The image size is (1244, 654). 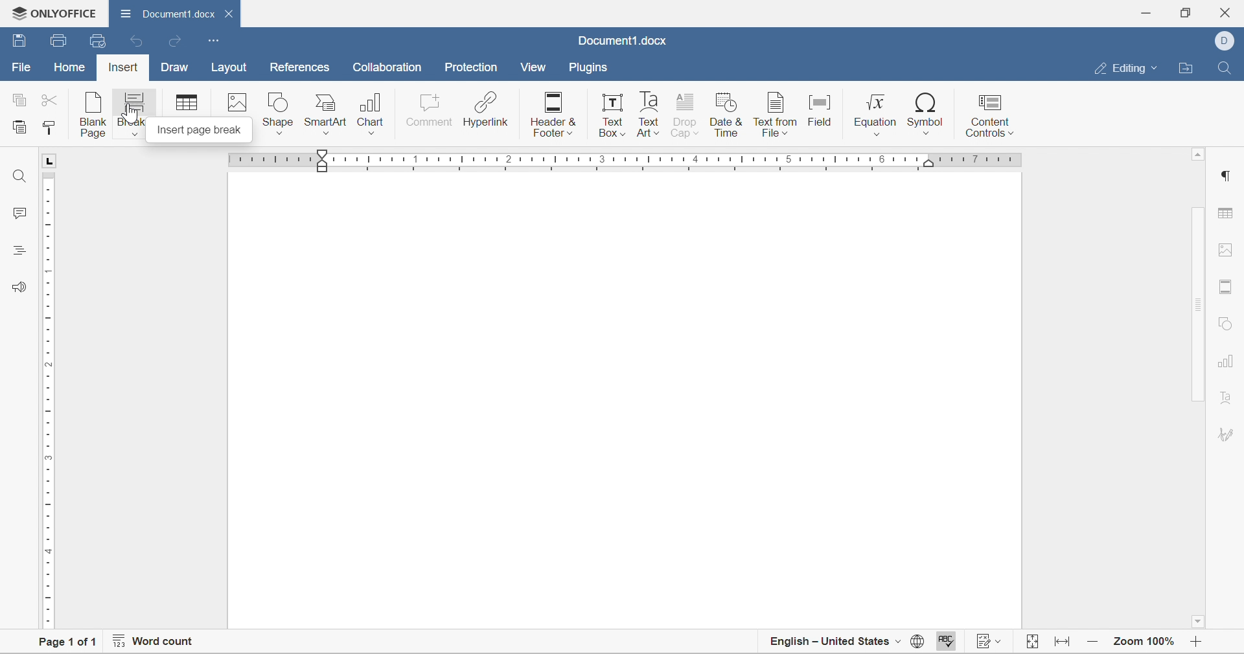 I want to click on Equation, so click(x=876, y=115).